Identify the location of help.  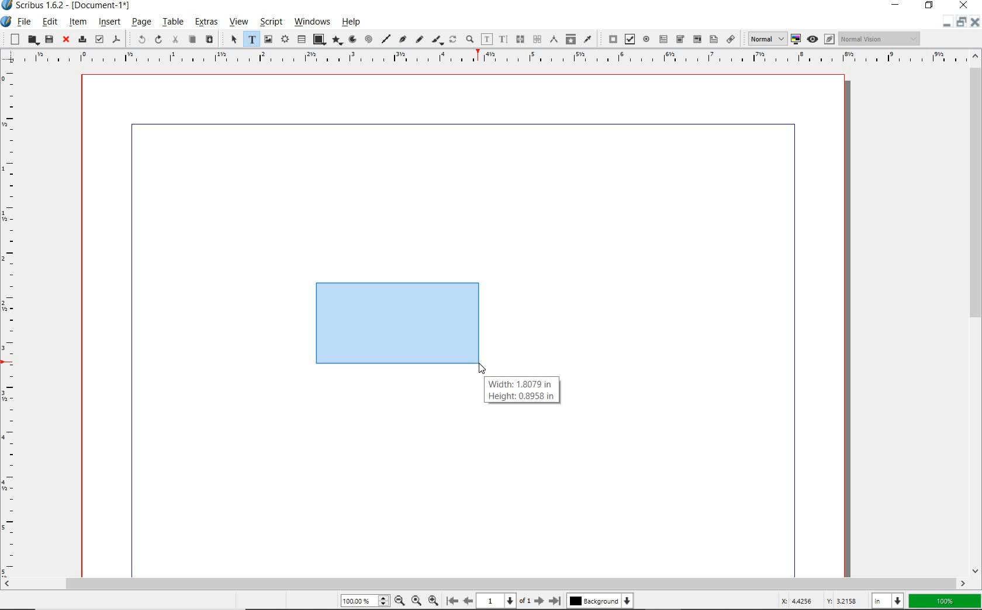
(351, 23).